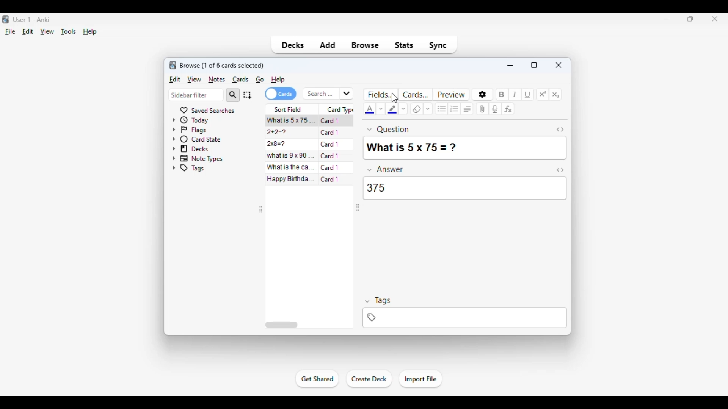 This screenshot has height=409, width=728. I want to click on 2x8=?, so click(276, 144).